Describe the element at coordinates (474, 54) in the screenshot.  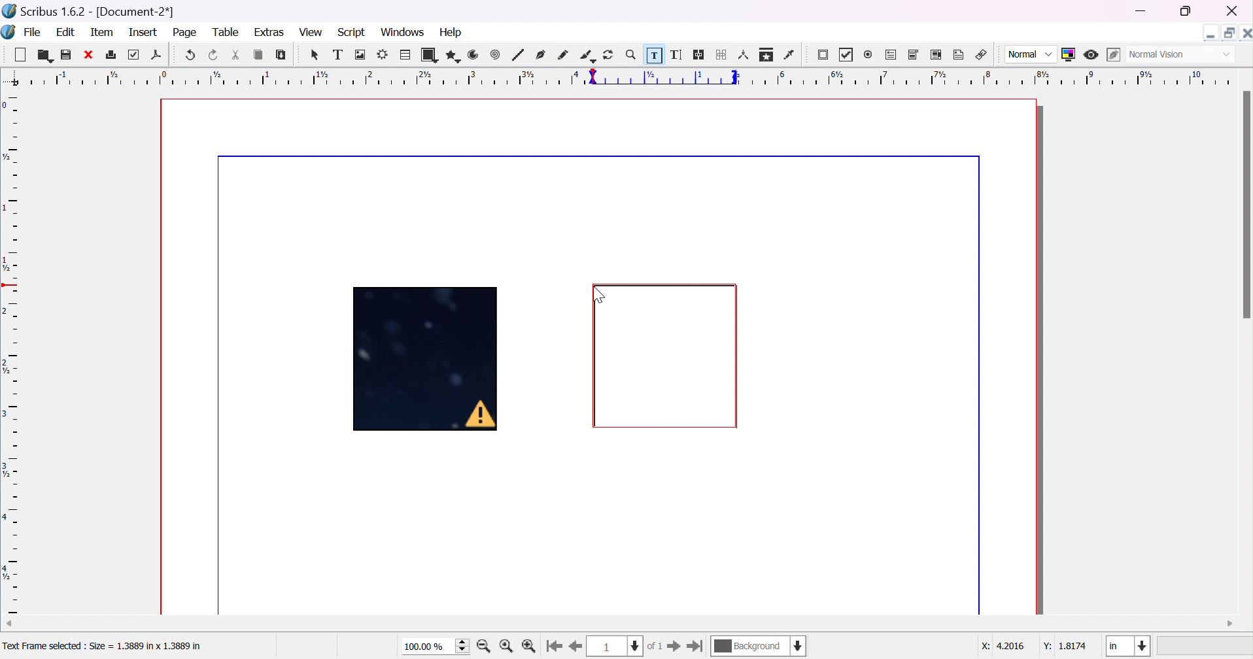
I see `arc` at that location.